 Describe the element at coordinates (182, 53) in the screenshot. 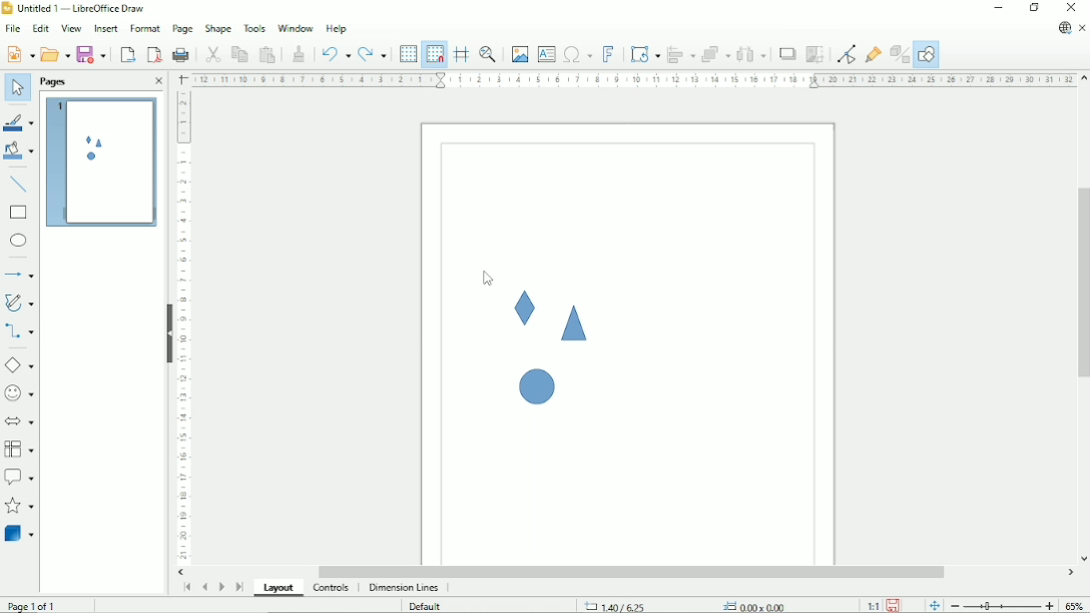

I see `Print` at that location.